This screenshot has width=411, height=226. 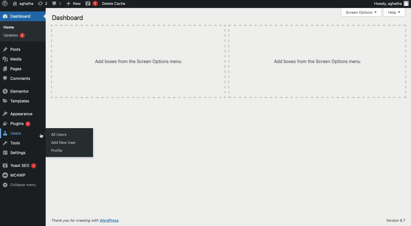 What do you see at coordinates (73, 3) in the screenshot?
I see `New` at bounding box center [73, 3].